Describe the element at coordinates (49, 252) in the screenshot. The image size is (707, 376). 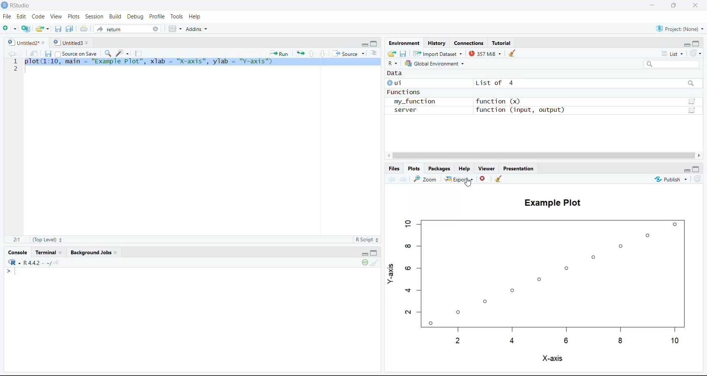
I see `Terminal` at that location.